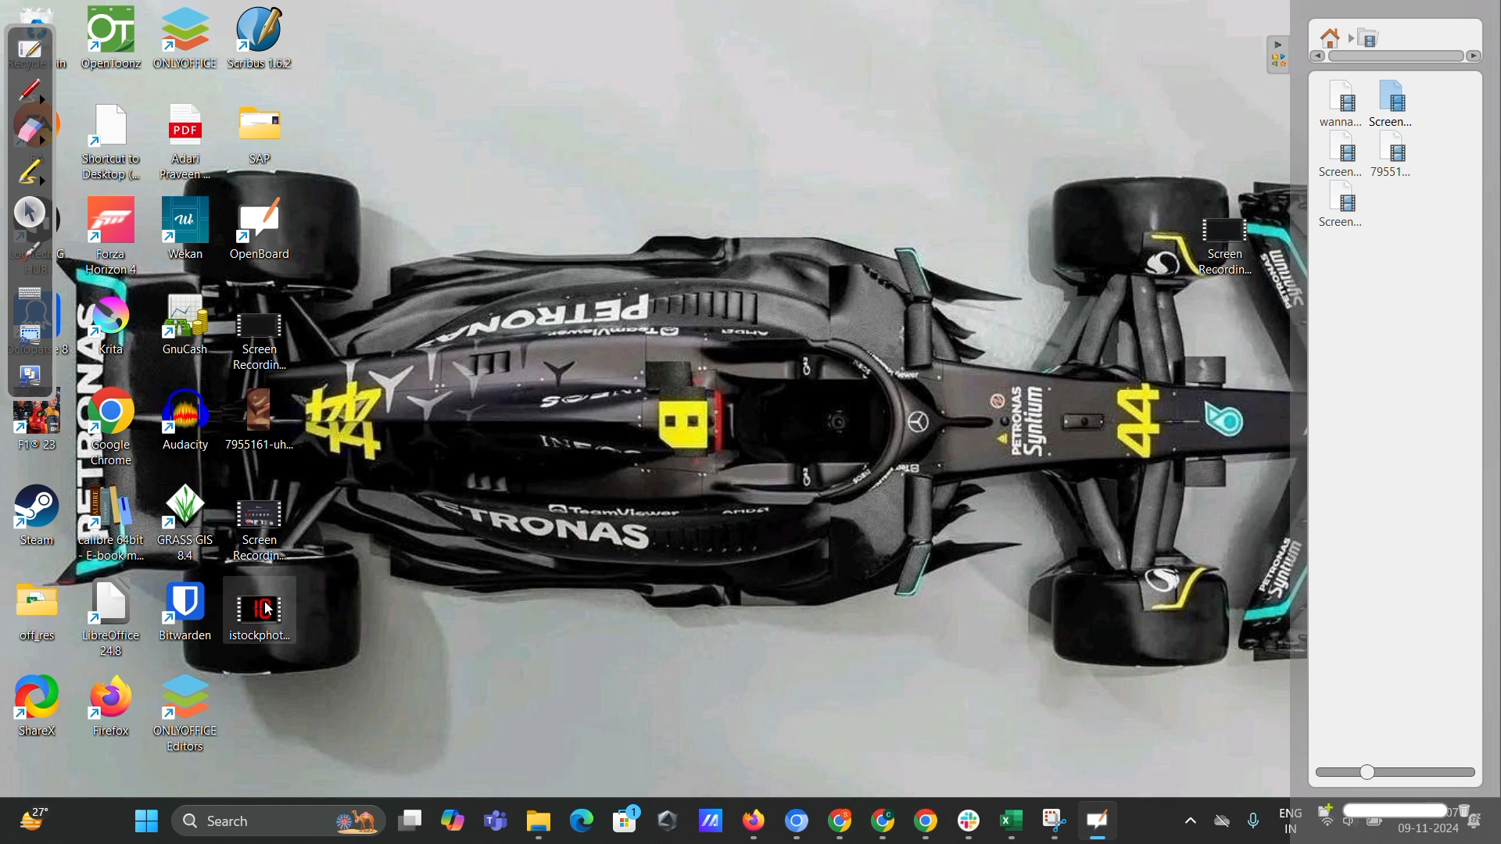 Image resolution: width=1501 pixels, height=844 pixels. Describe the element at coordinates (115, 145) in the screenshot. I see `Shortcut to Desktop` at that location.